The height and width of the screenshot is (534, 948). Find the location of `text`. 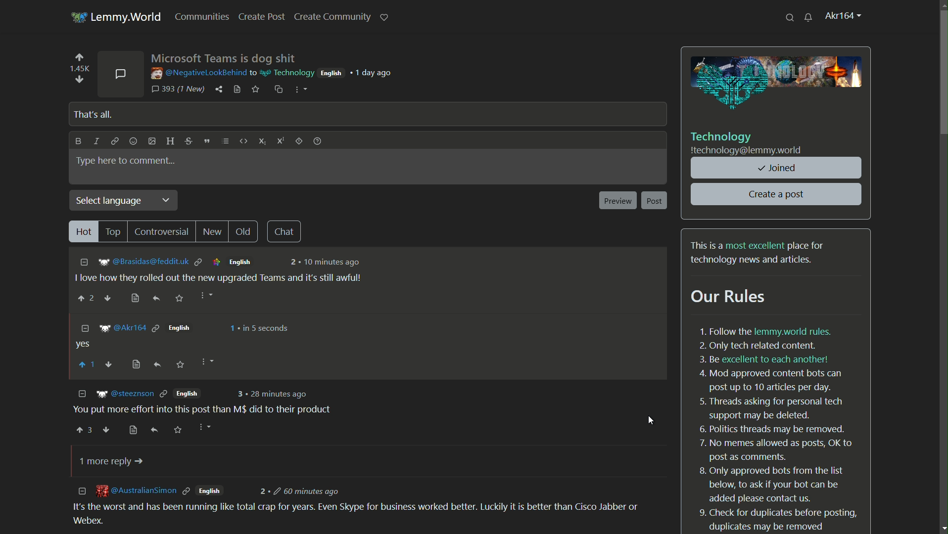

text is located at coordinates (759, 253).